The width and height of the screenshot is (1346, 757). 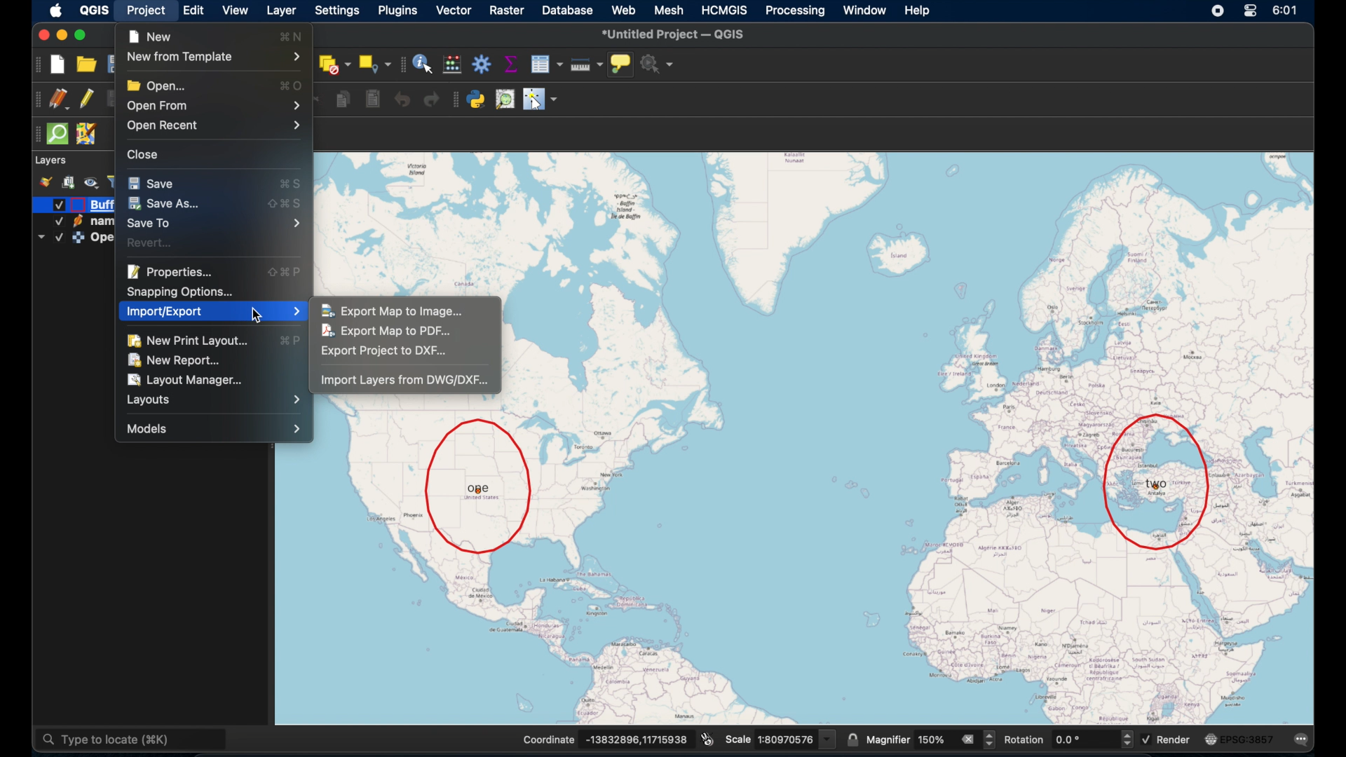 I want to click on magnifier value, so click(x=932, y=739).